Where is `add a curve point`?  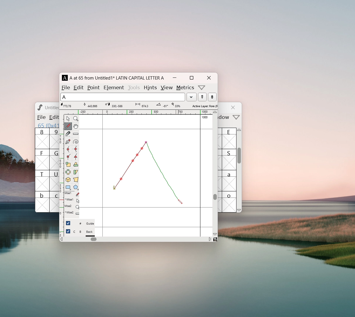 add a curve point is located at coordinates (68, 149).